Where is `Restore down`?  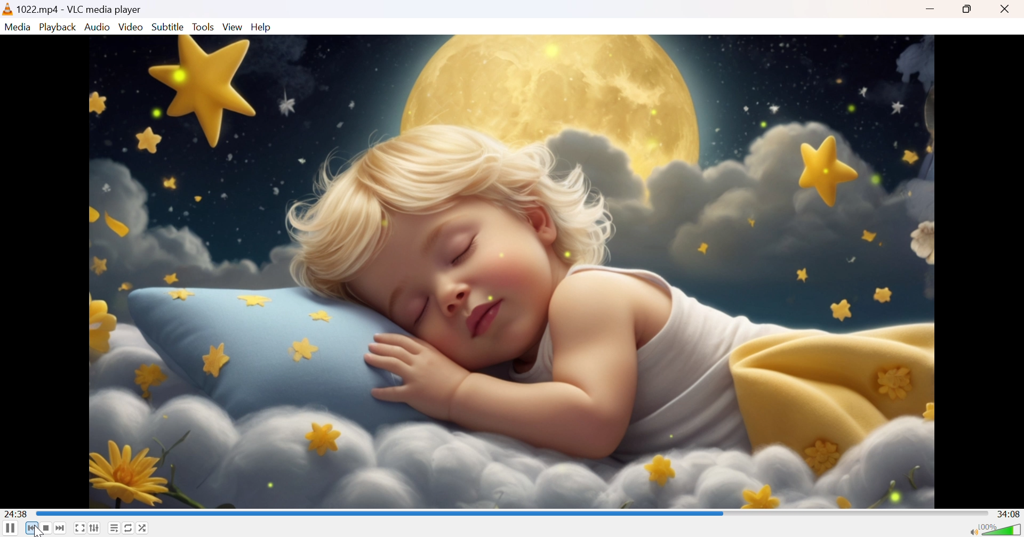
Restore down is located at coordinates (970, 10).